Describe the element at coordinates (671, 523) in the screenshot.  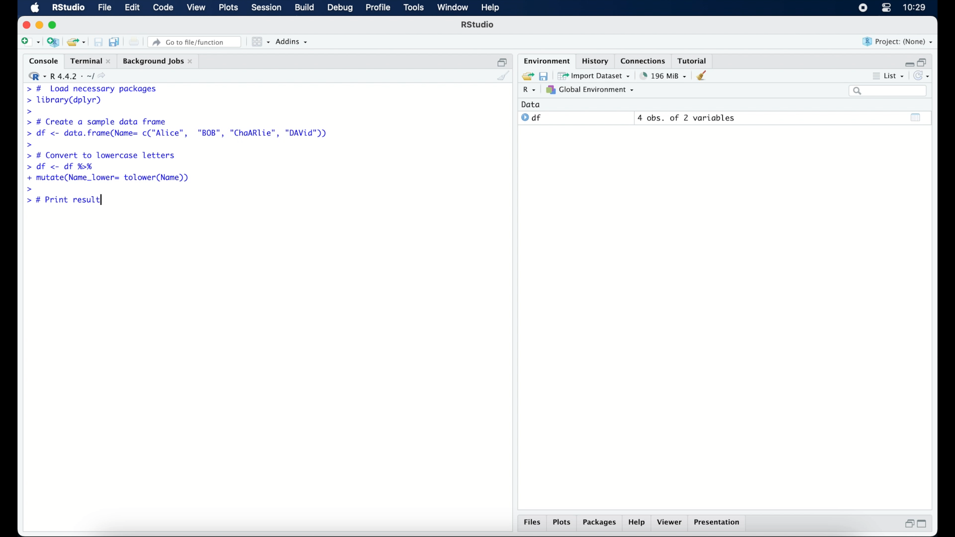
I see `viewer` at that location.